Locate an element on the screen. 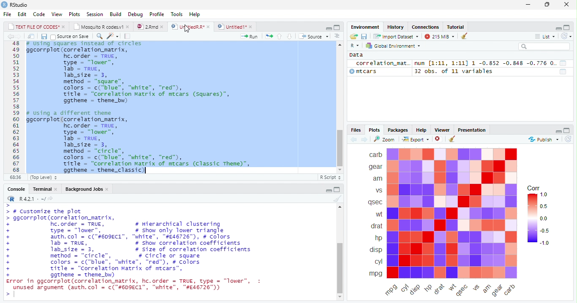 The width and height of the screenshot is (577, 303). clear console is located at coordinates (338, 199).